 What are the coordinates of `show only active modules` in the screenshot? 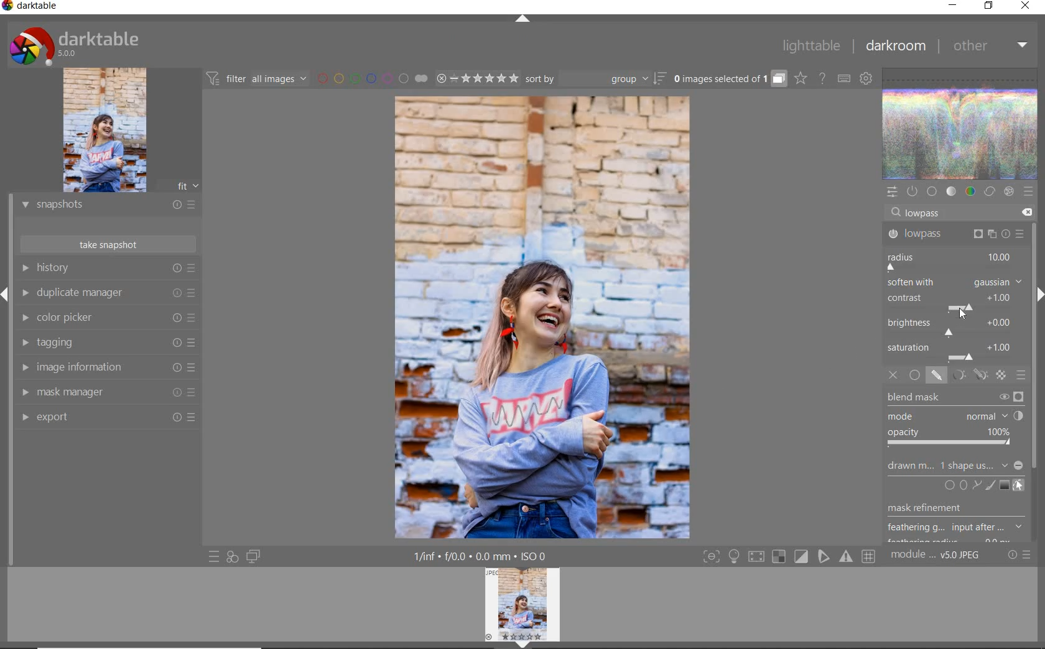 It's located at (913, 192).